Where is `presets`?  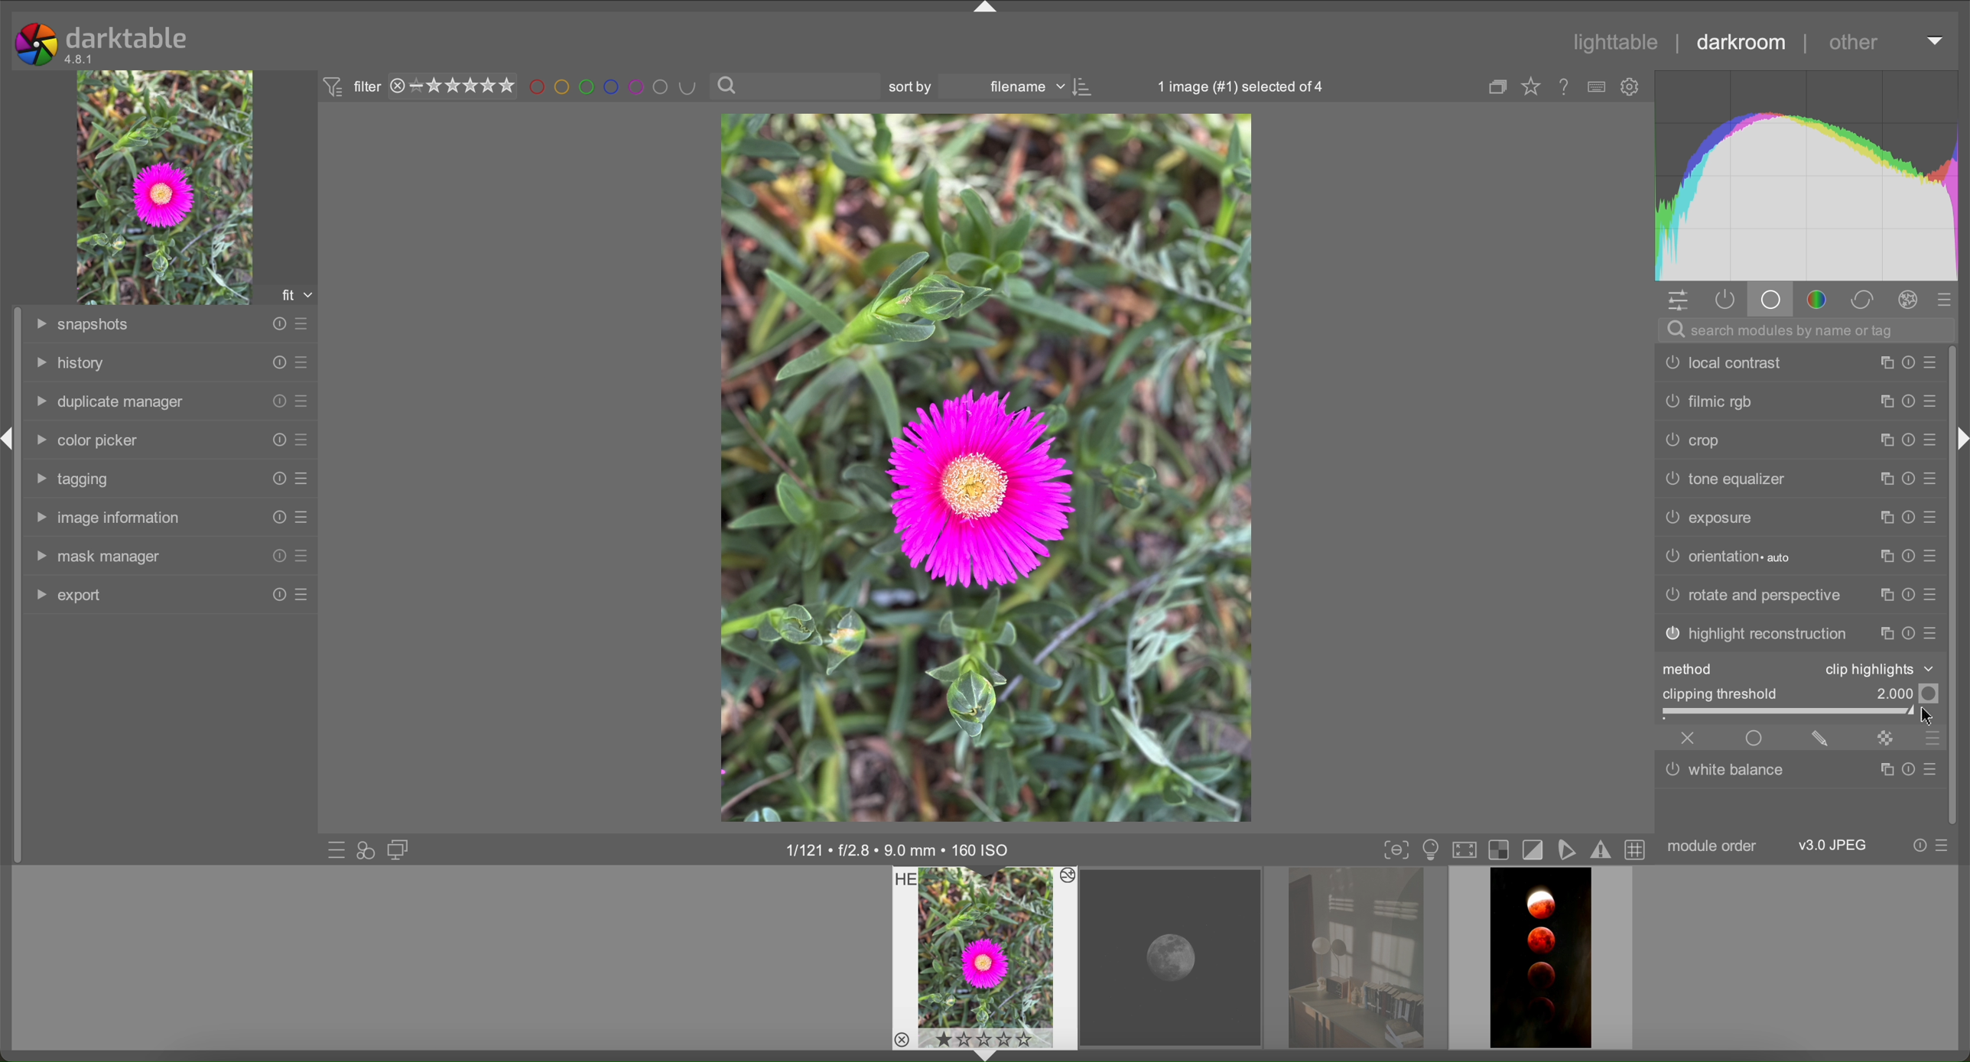
presets is located at coordinates (1935, 557).